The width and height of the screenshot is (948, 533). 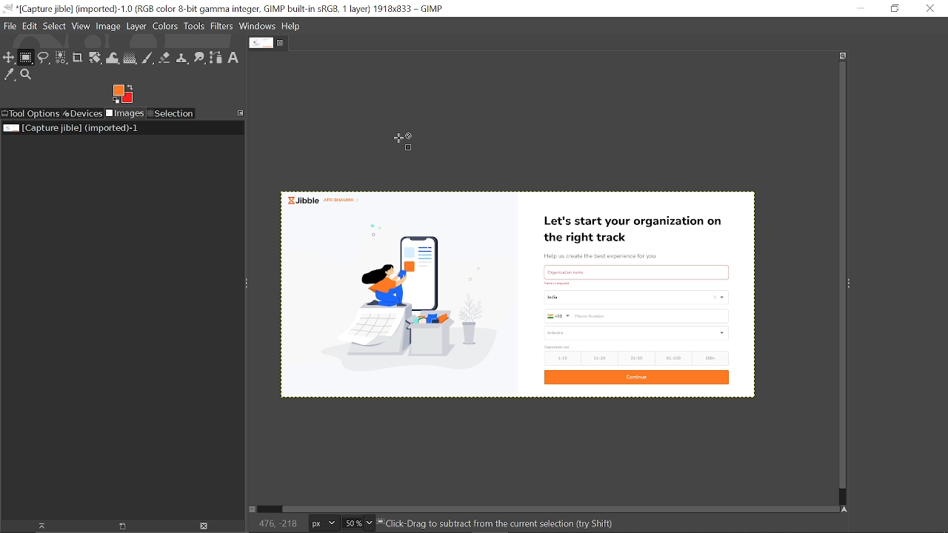 I want to click on Move tool, so click(x=10, y=58).